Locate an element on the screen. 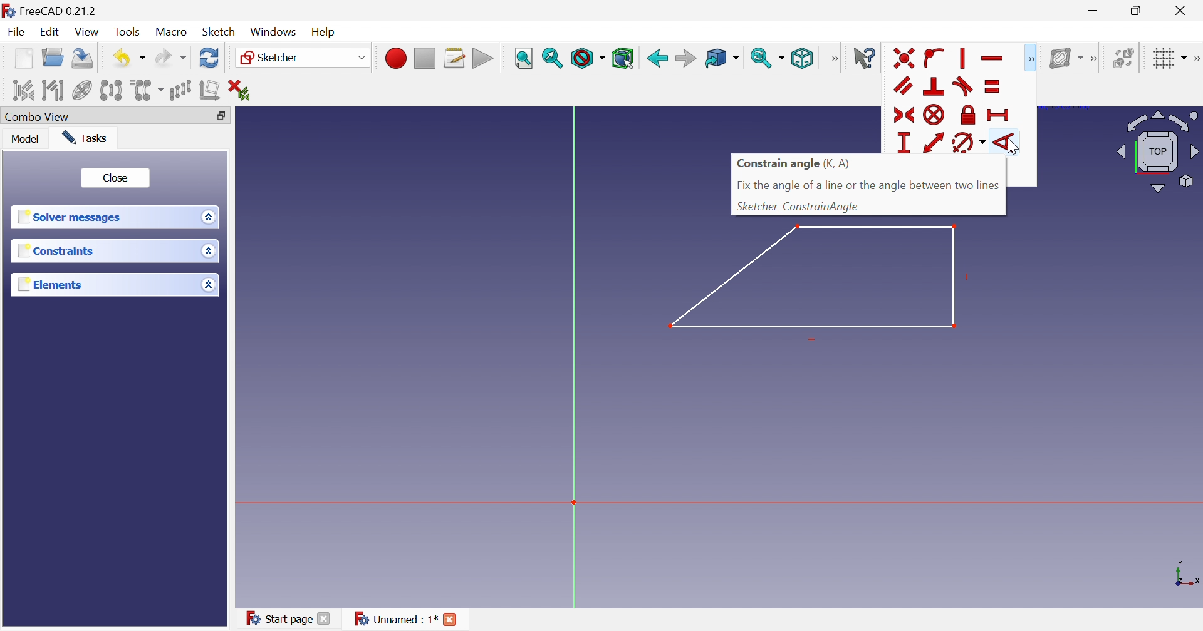  X, Y plane is located at coordinates (1187, 574).